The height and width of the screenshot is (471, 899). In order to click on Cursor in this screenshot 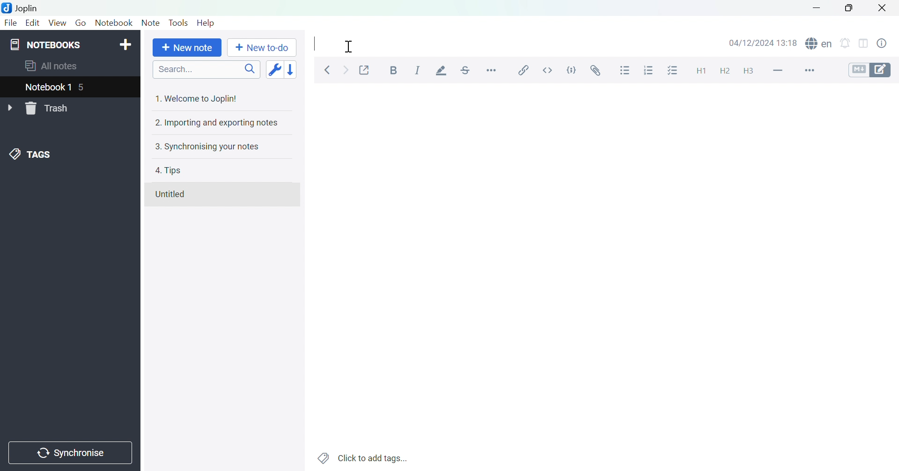, I will do `click(350, 45)`.